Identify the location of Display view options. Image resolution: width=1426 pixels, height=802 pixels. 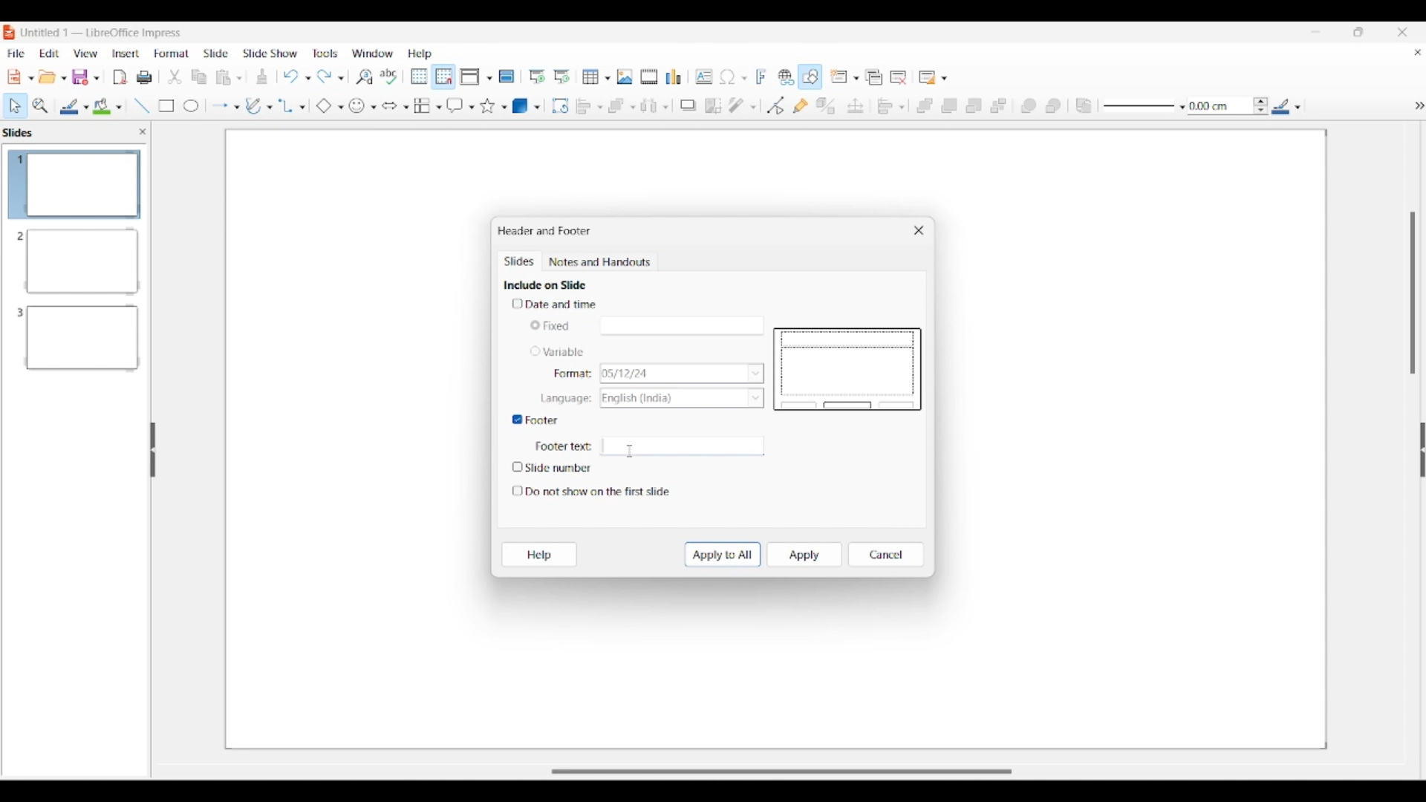
(477, 76).